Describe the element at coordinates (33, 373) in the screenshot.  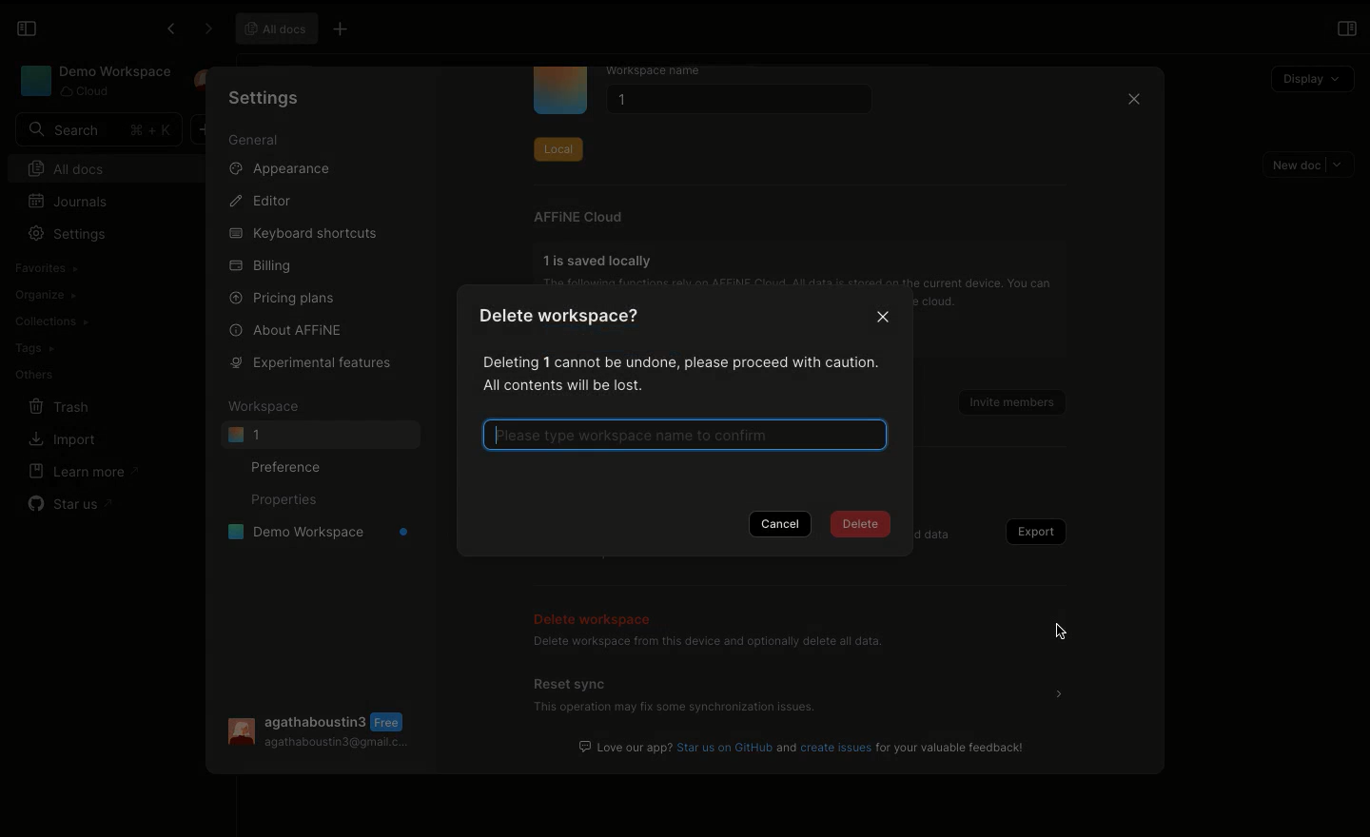
I see `Others` at that location.